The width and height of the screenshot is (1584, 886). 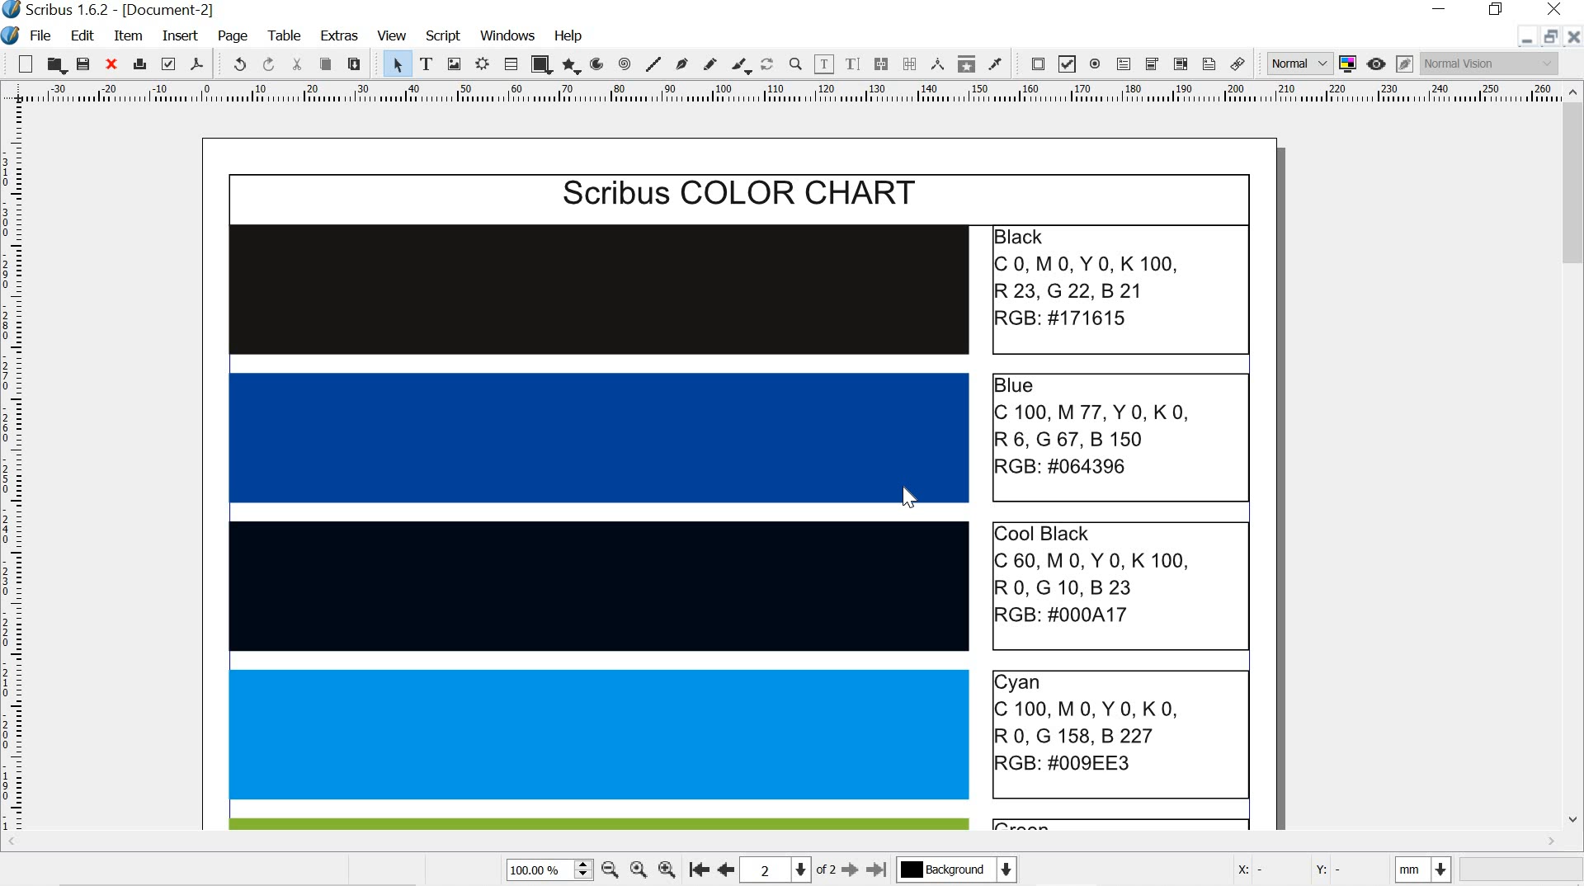 I want to click on file, so click(x=42, y=37).